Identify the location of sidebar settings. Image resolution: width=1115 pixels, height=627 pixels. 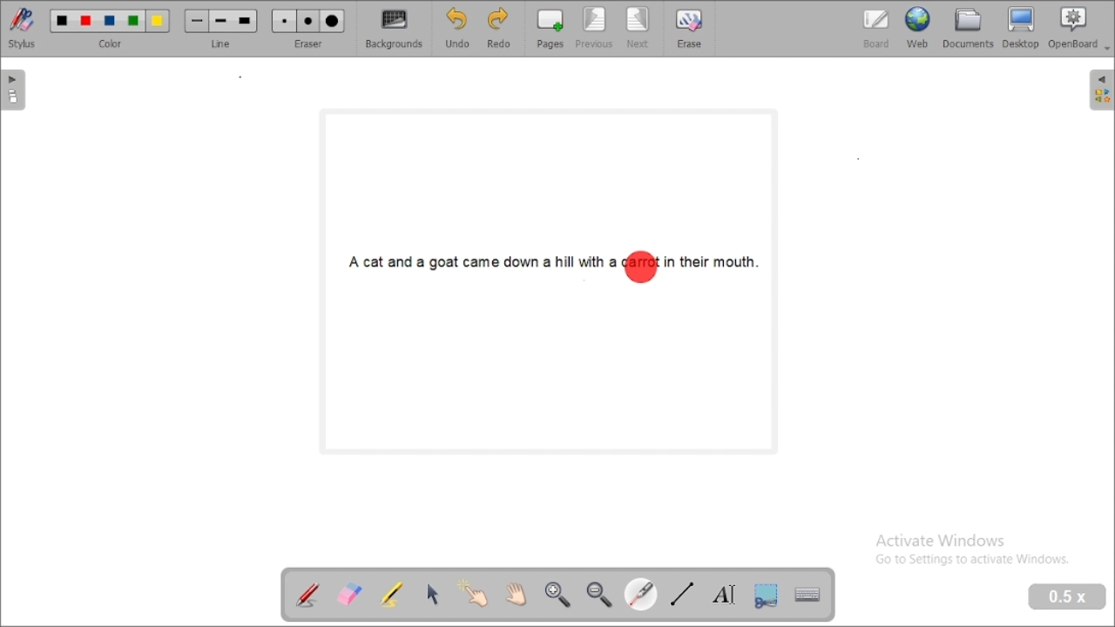
(1100, 91).